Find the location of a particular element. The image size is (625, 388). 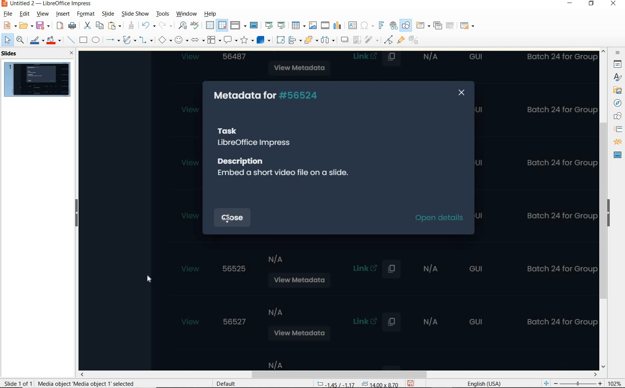

SLIDE LAYOUT is located at coordinates (467, 26).